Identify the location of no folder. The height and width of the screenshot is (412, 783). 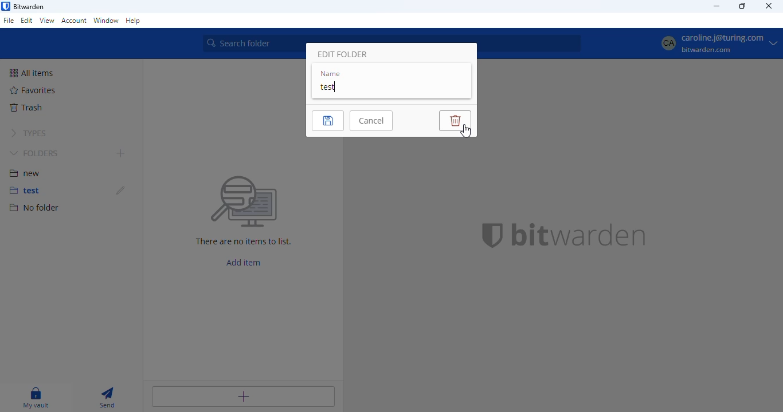
(34, 208).